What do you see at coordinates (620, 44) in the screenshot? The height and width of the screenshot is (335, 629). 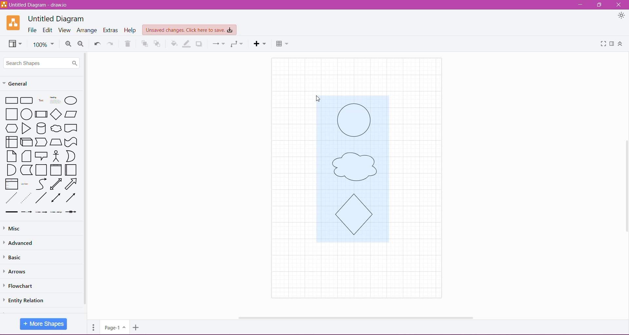 I see `Expand/Collapse` at bounding box center [620, 44].